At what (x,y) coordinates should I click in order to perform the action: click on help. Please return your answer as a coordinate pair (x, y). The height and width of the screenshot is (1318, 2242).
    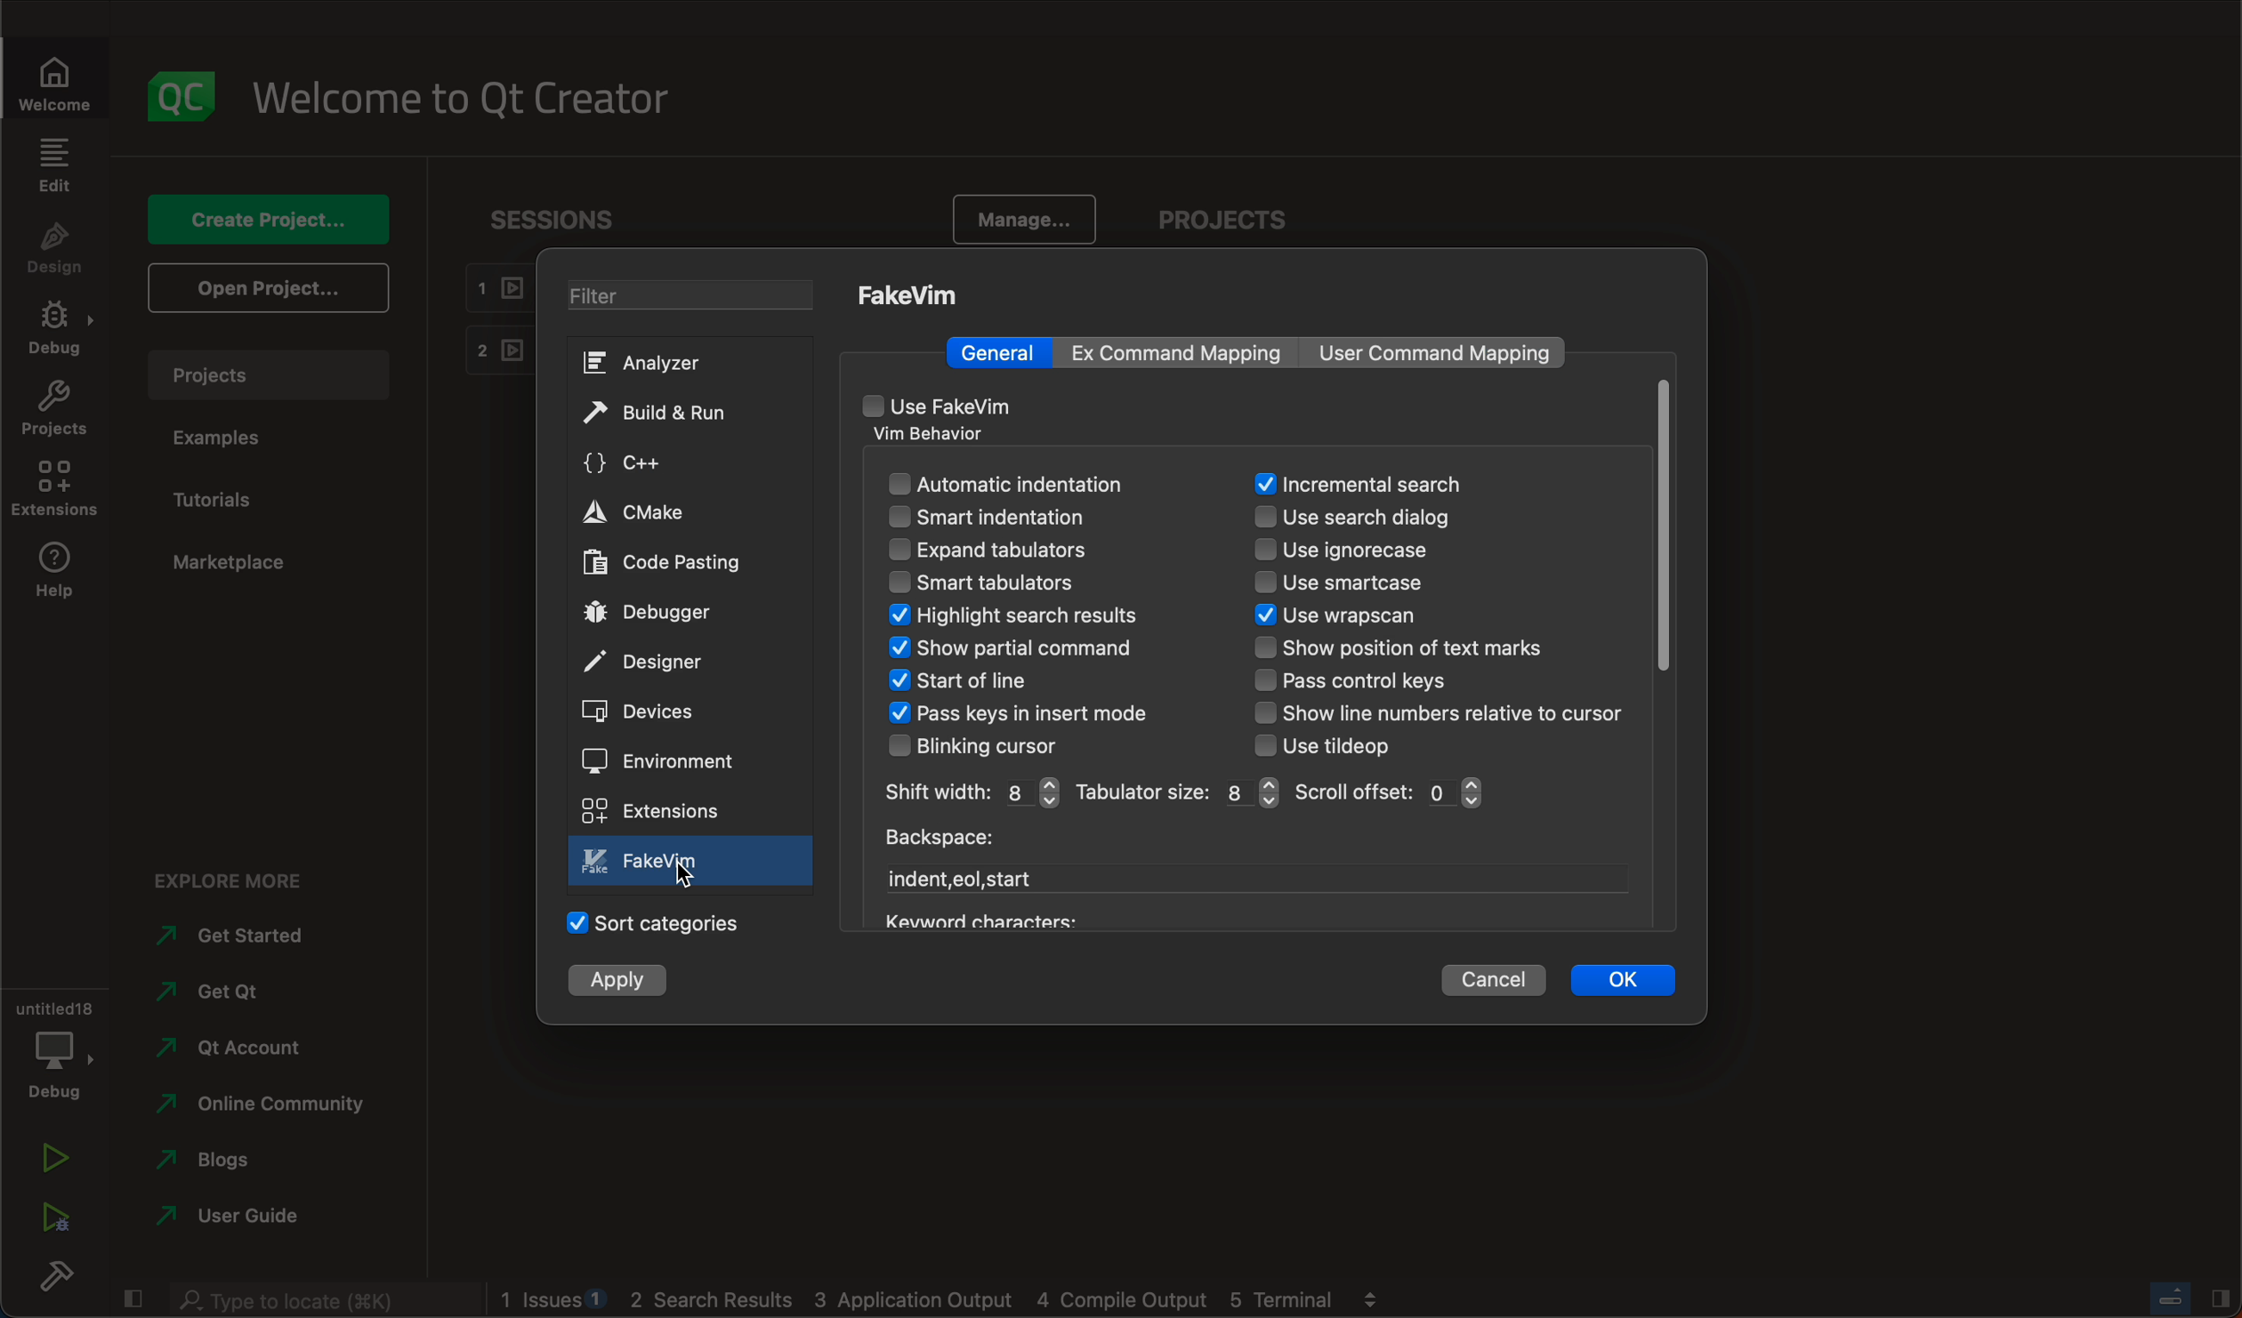
    Looking at the image, I should click on (58, 576).